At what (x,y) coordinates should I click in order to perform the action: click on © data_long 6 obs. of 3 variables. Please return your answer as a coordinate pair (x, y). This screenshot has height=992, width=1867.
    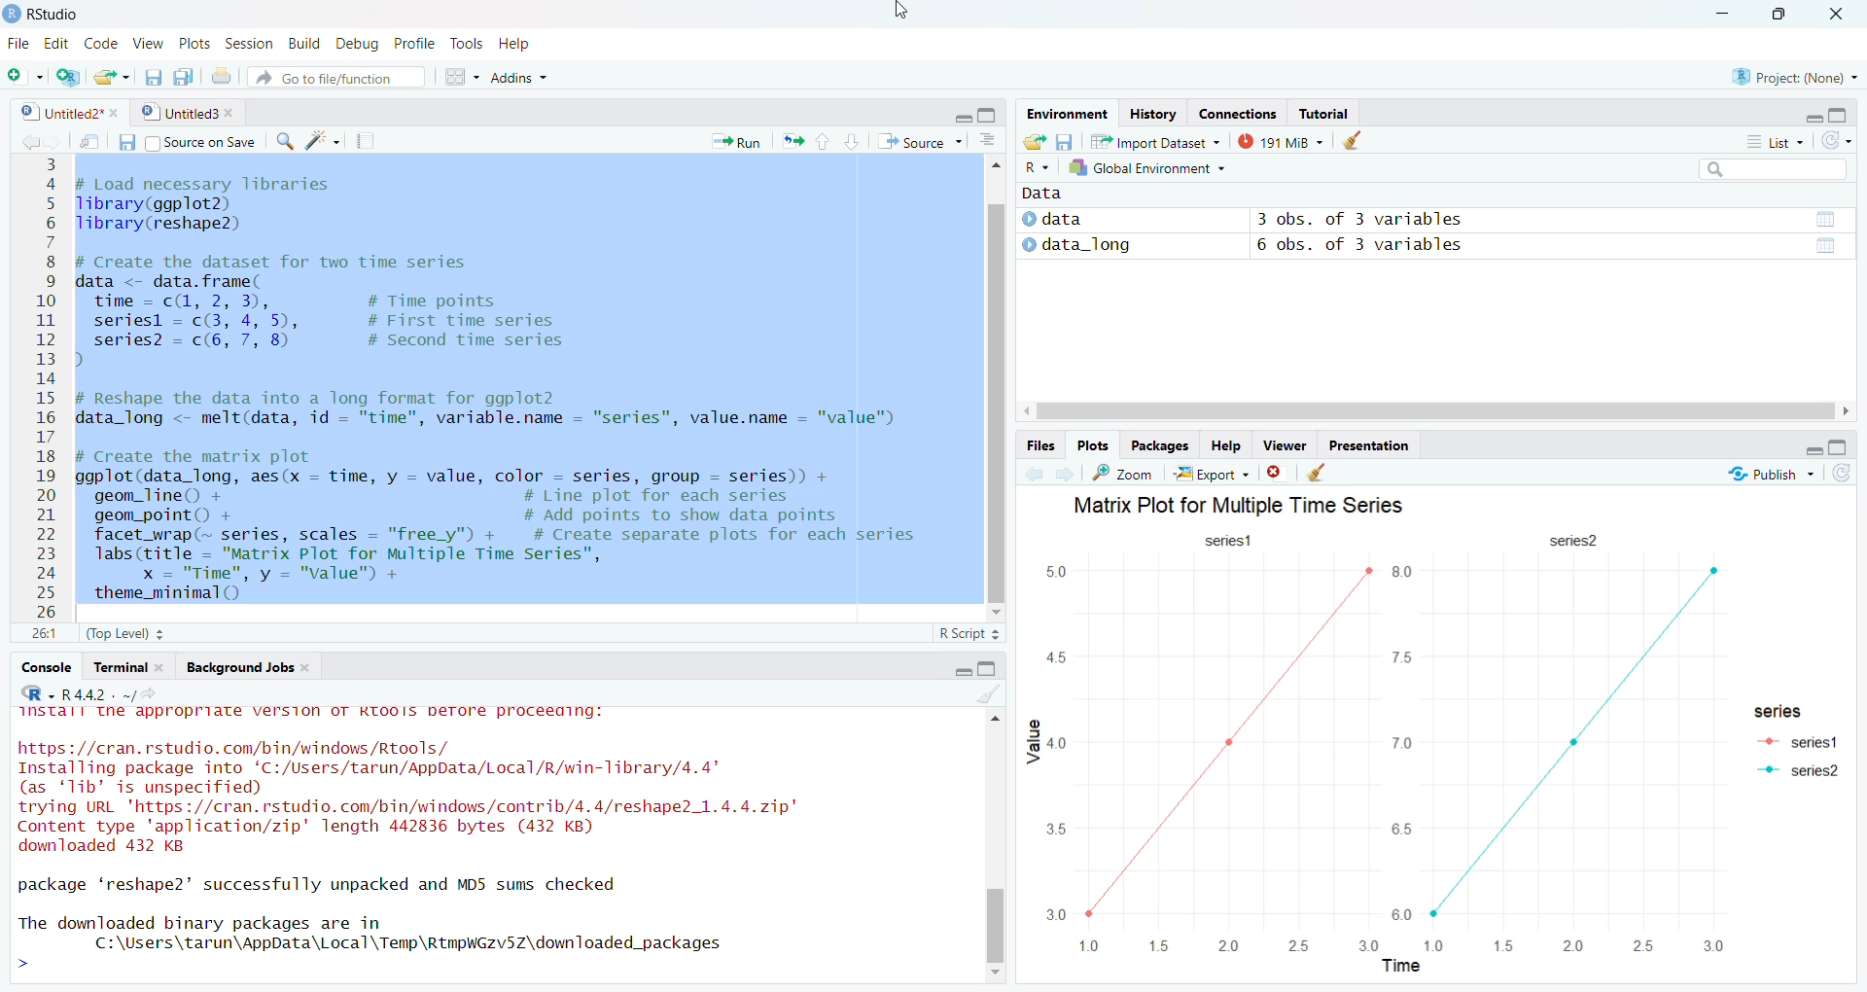
    Looking at the image, I should click on (1433, 247).